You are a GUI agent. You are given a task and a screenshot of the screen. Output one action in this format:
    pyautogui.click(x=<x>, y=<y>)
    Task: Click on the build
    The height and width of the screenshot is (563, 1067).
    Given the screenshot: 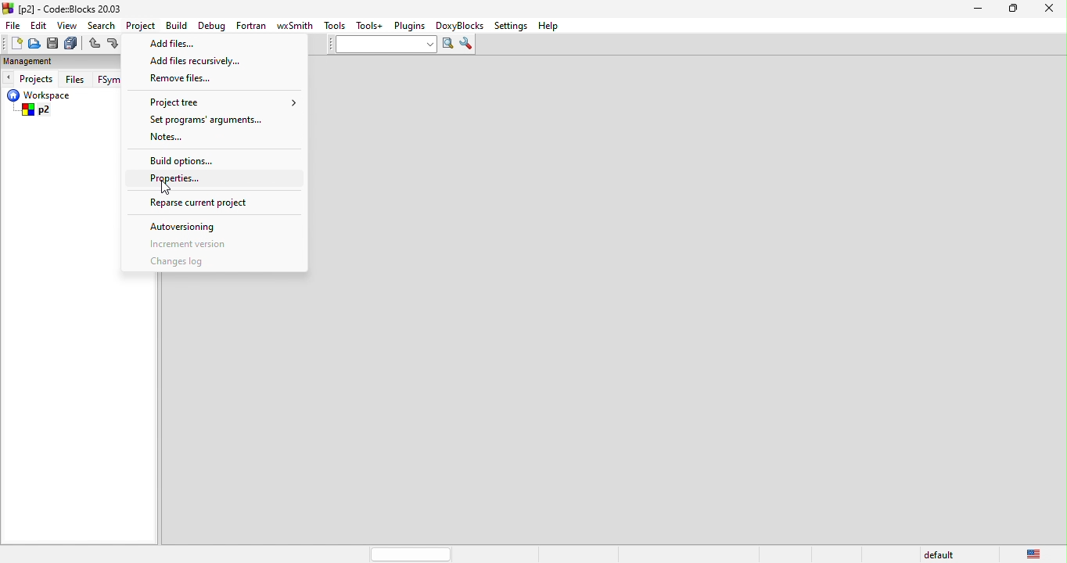 What is the action you would take?
    pyautogui.click(x=181, y=27)
    